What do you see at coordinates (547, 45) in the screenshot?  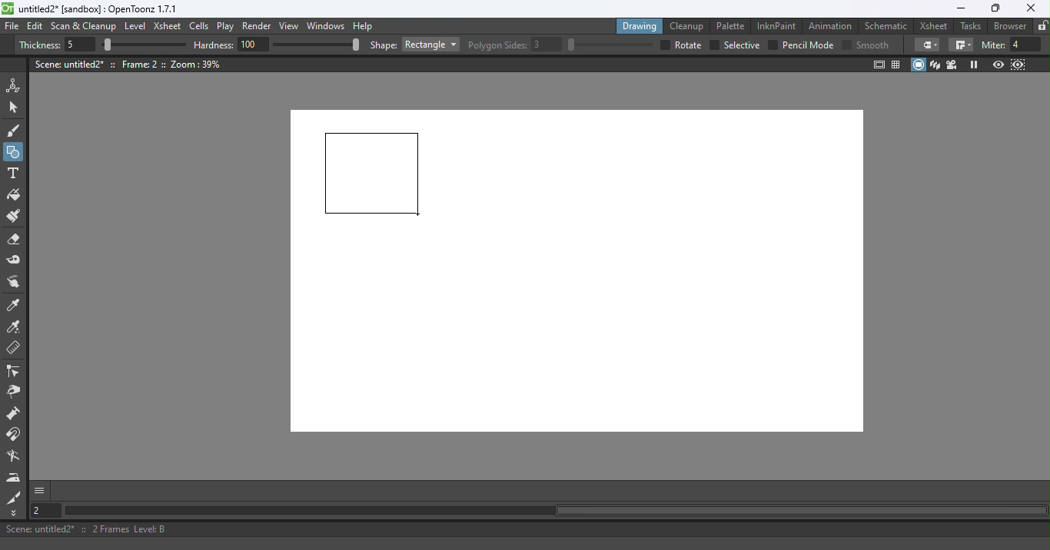 I see `3` at bounding box center [547, 45].